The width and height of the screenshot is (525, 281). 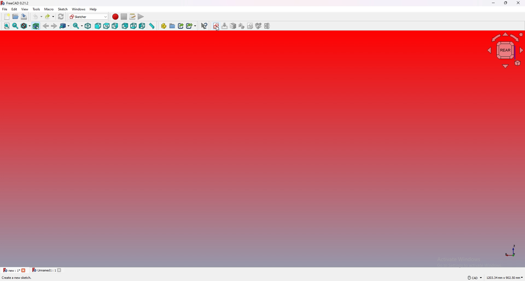 I want to click on tools, so click(x=36, y=9).